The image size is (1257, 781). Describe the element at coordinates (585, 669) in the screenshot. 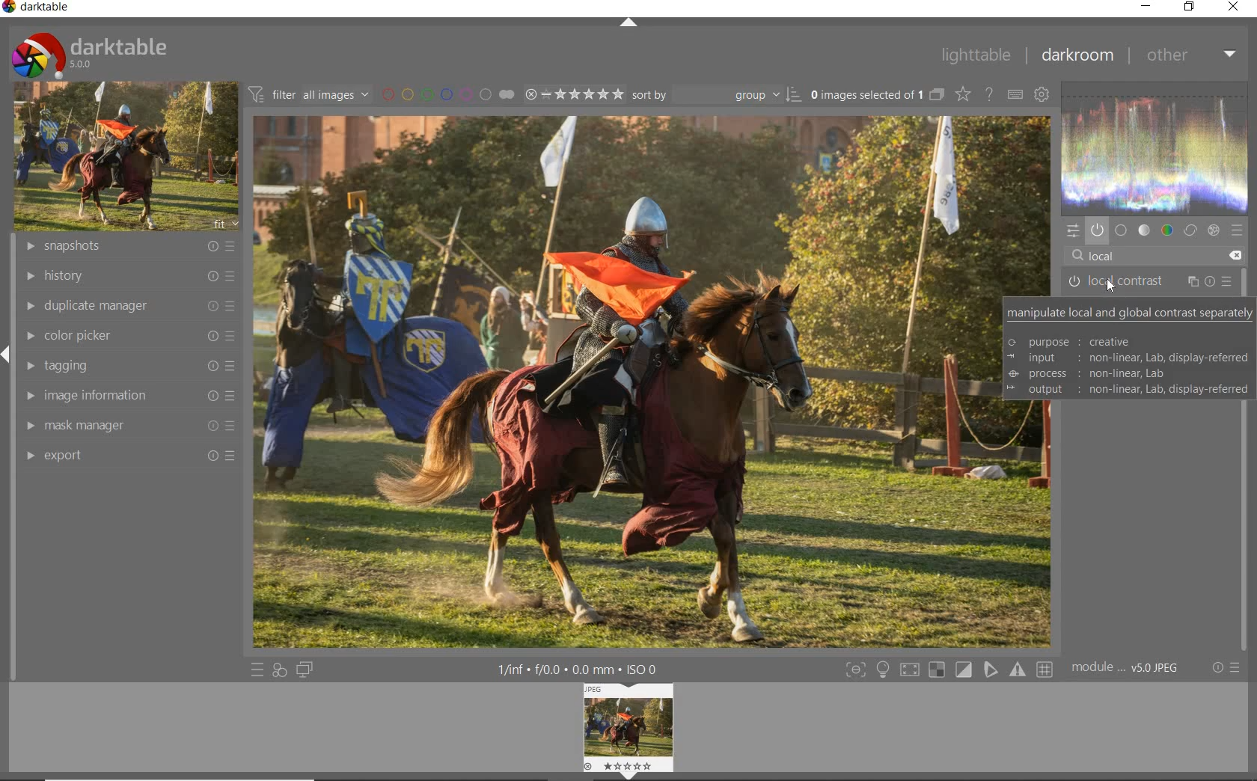

I see `display information` at that location.